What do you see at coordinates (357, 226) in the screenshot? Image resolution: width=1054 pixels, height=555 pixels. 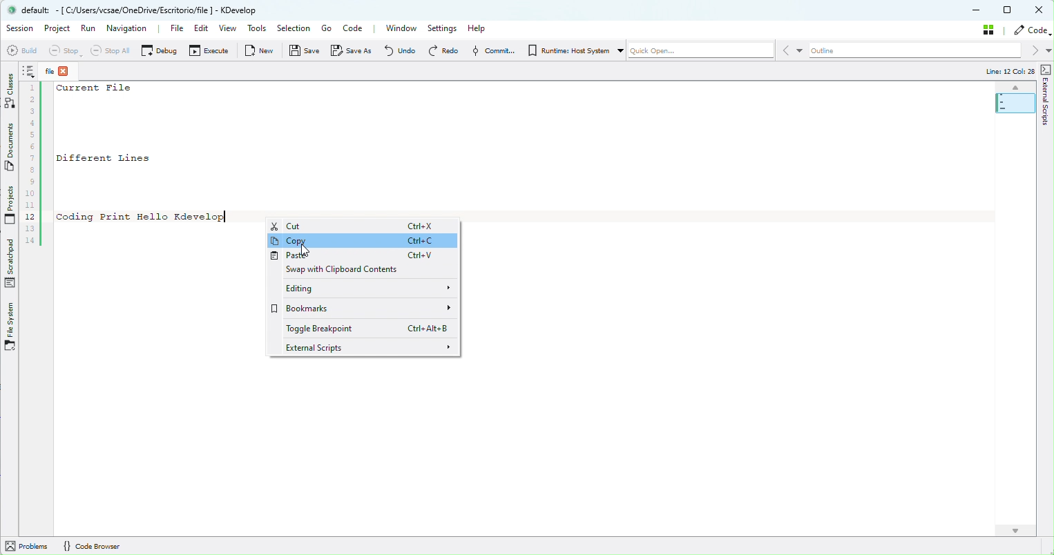 I see `Cut` at bounding box center [357, 226].